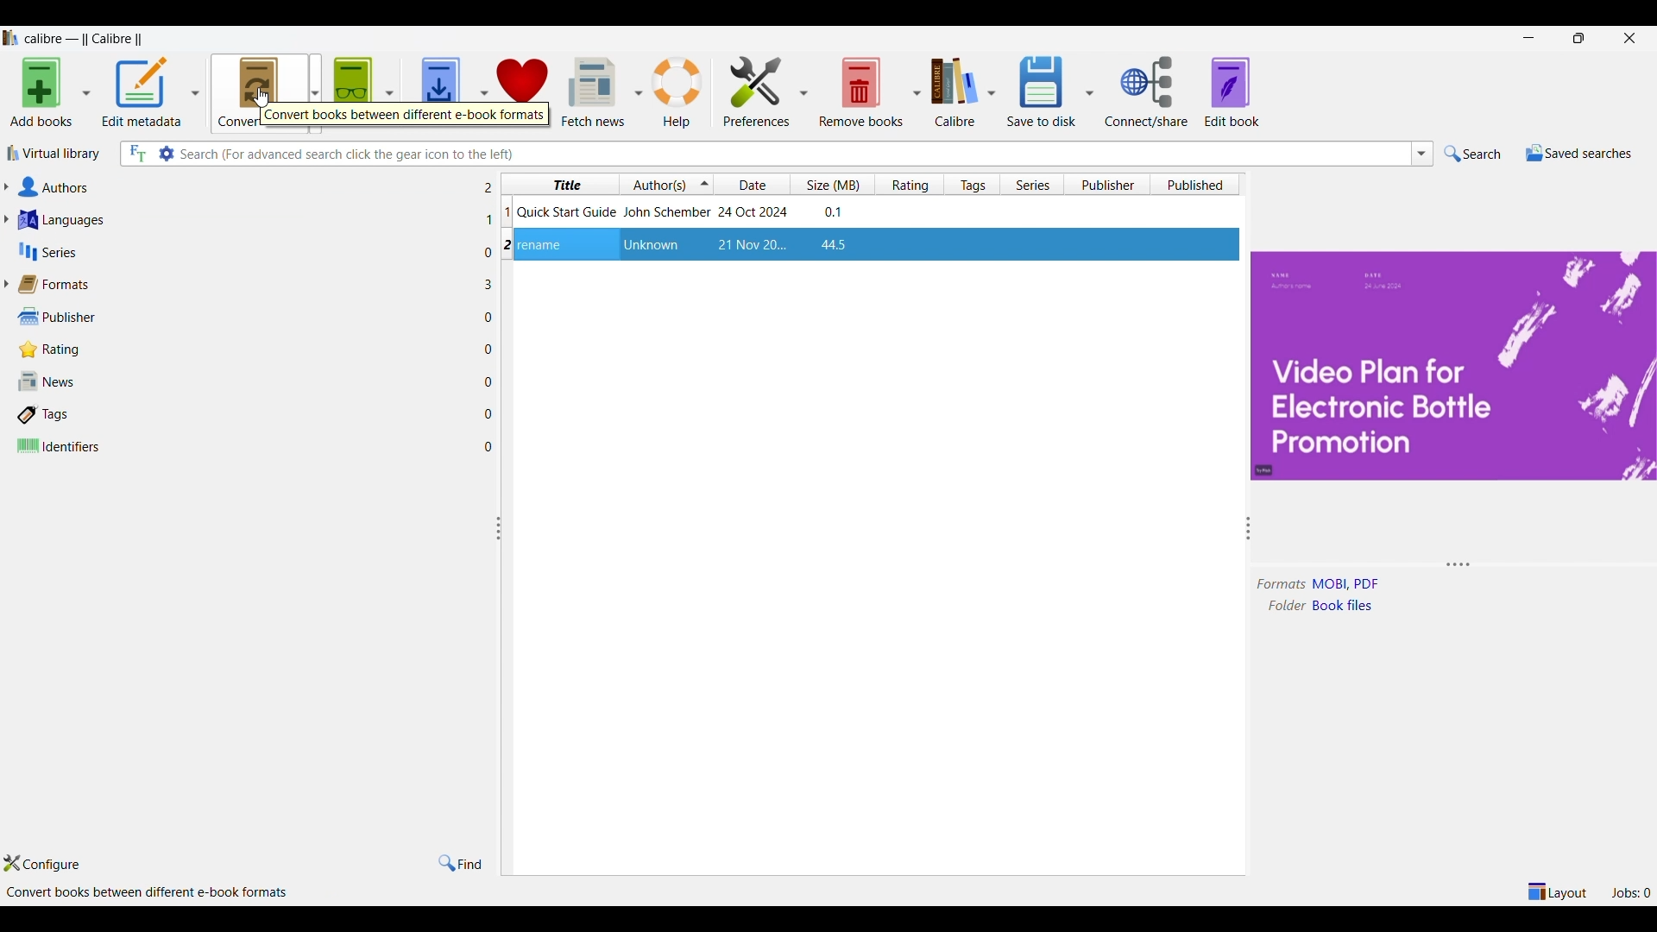 The height and width of the screenshot is (932, 1657). I want to click on Identifiers, so click(244, 445).